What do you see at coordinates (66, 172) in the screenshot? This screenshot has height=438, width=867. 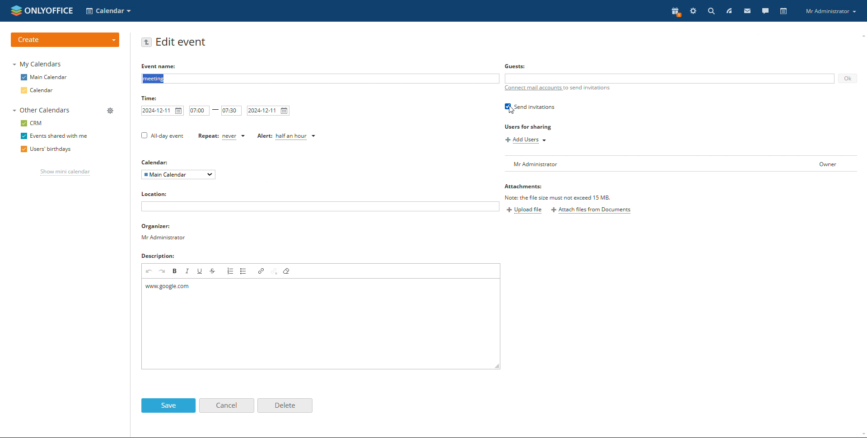 I see `show mini calendar` at bounding box center [66, 172].